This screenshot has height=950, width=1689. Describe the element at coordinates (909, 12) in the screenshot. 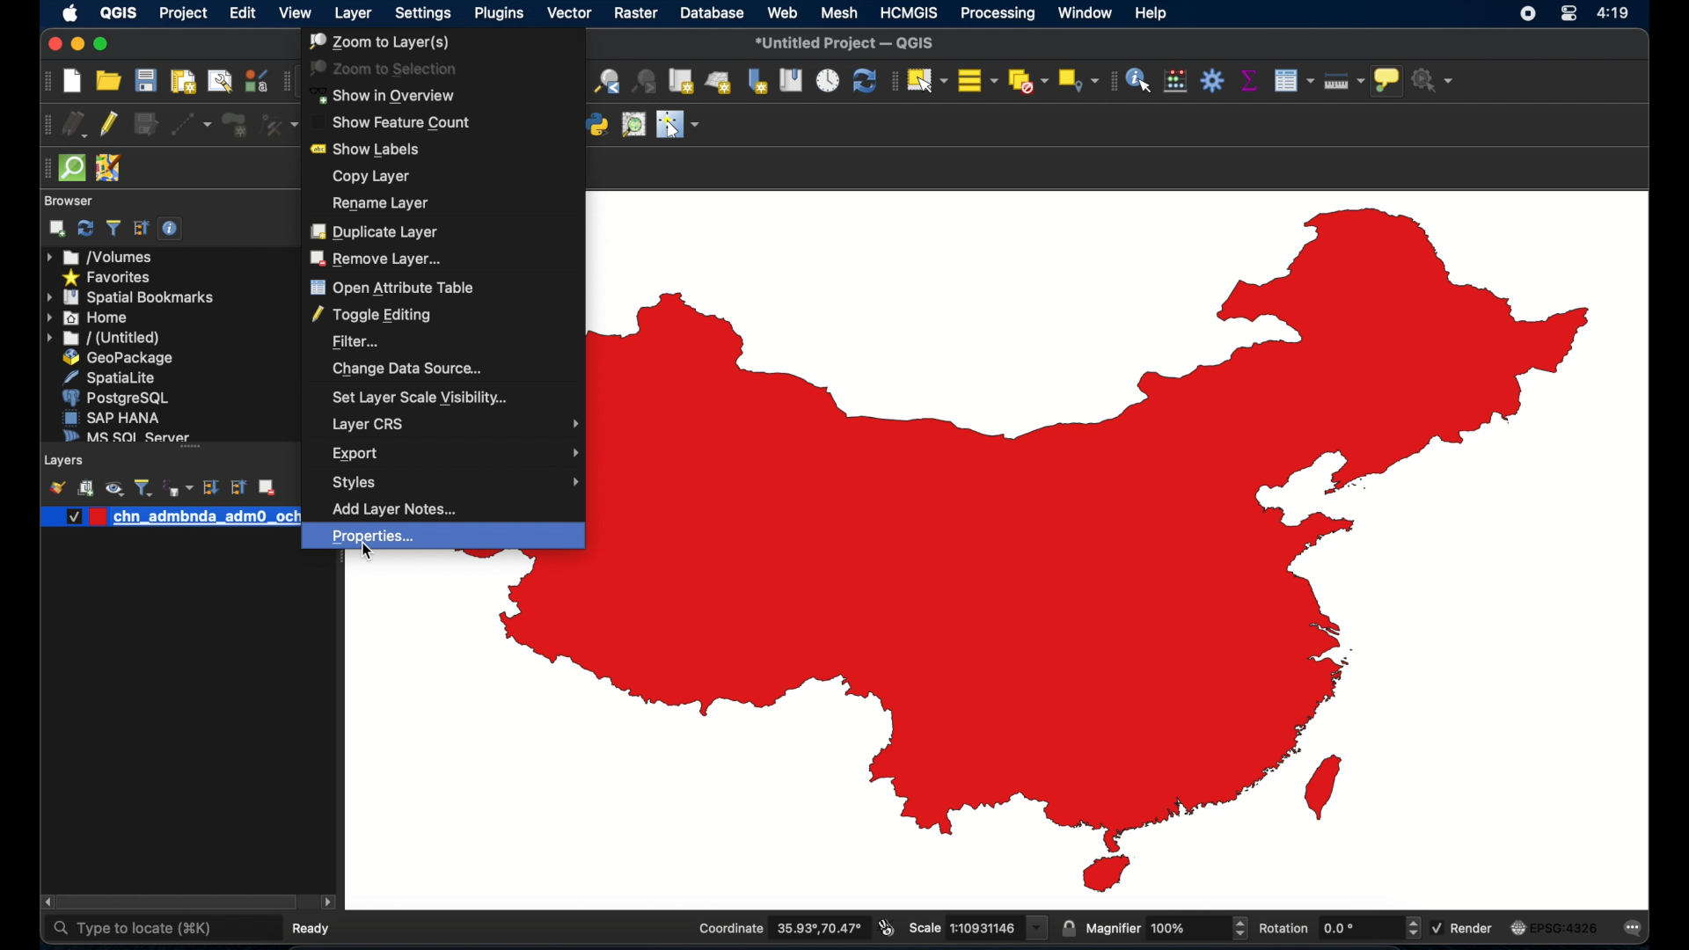

I see `HCMGIS` at that location.